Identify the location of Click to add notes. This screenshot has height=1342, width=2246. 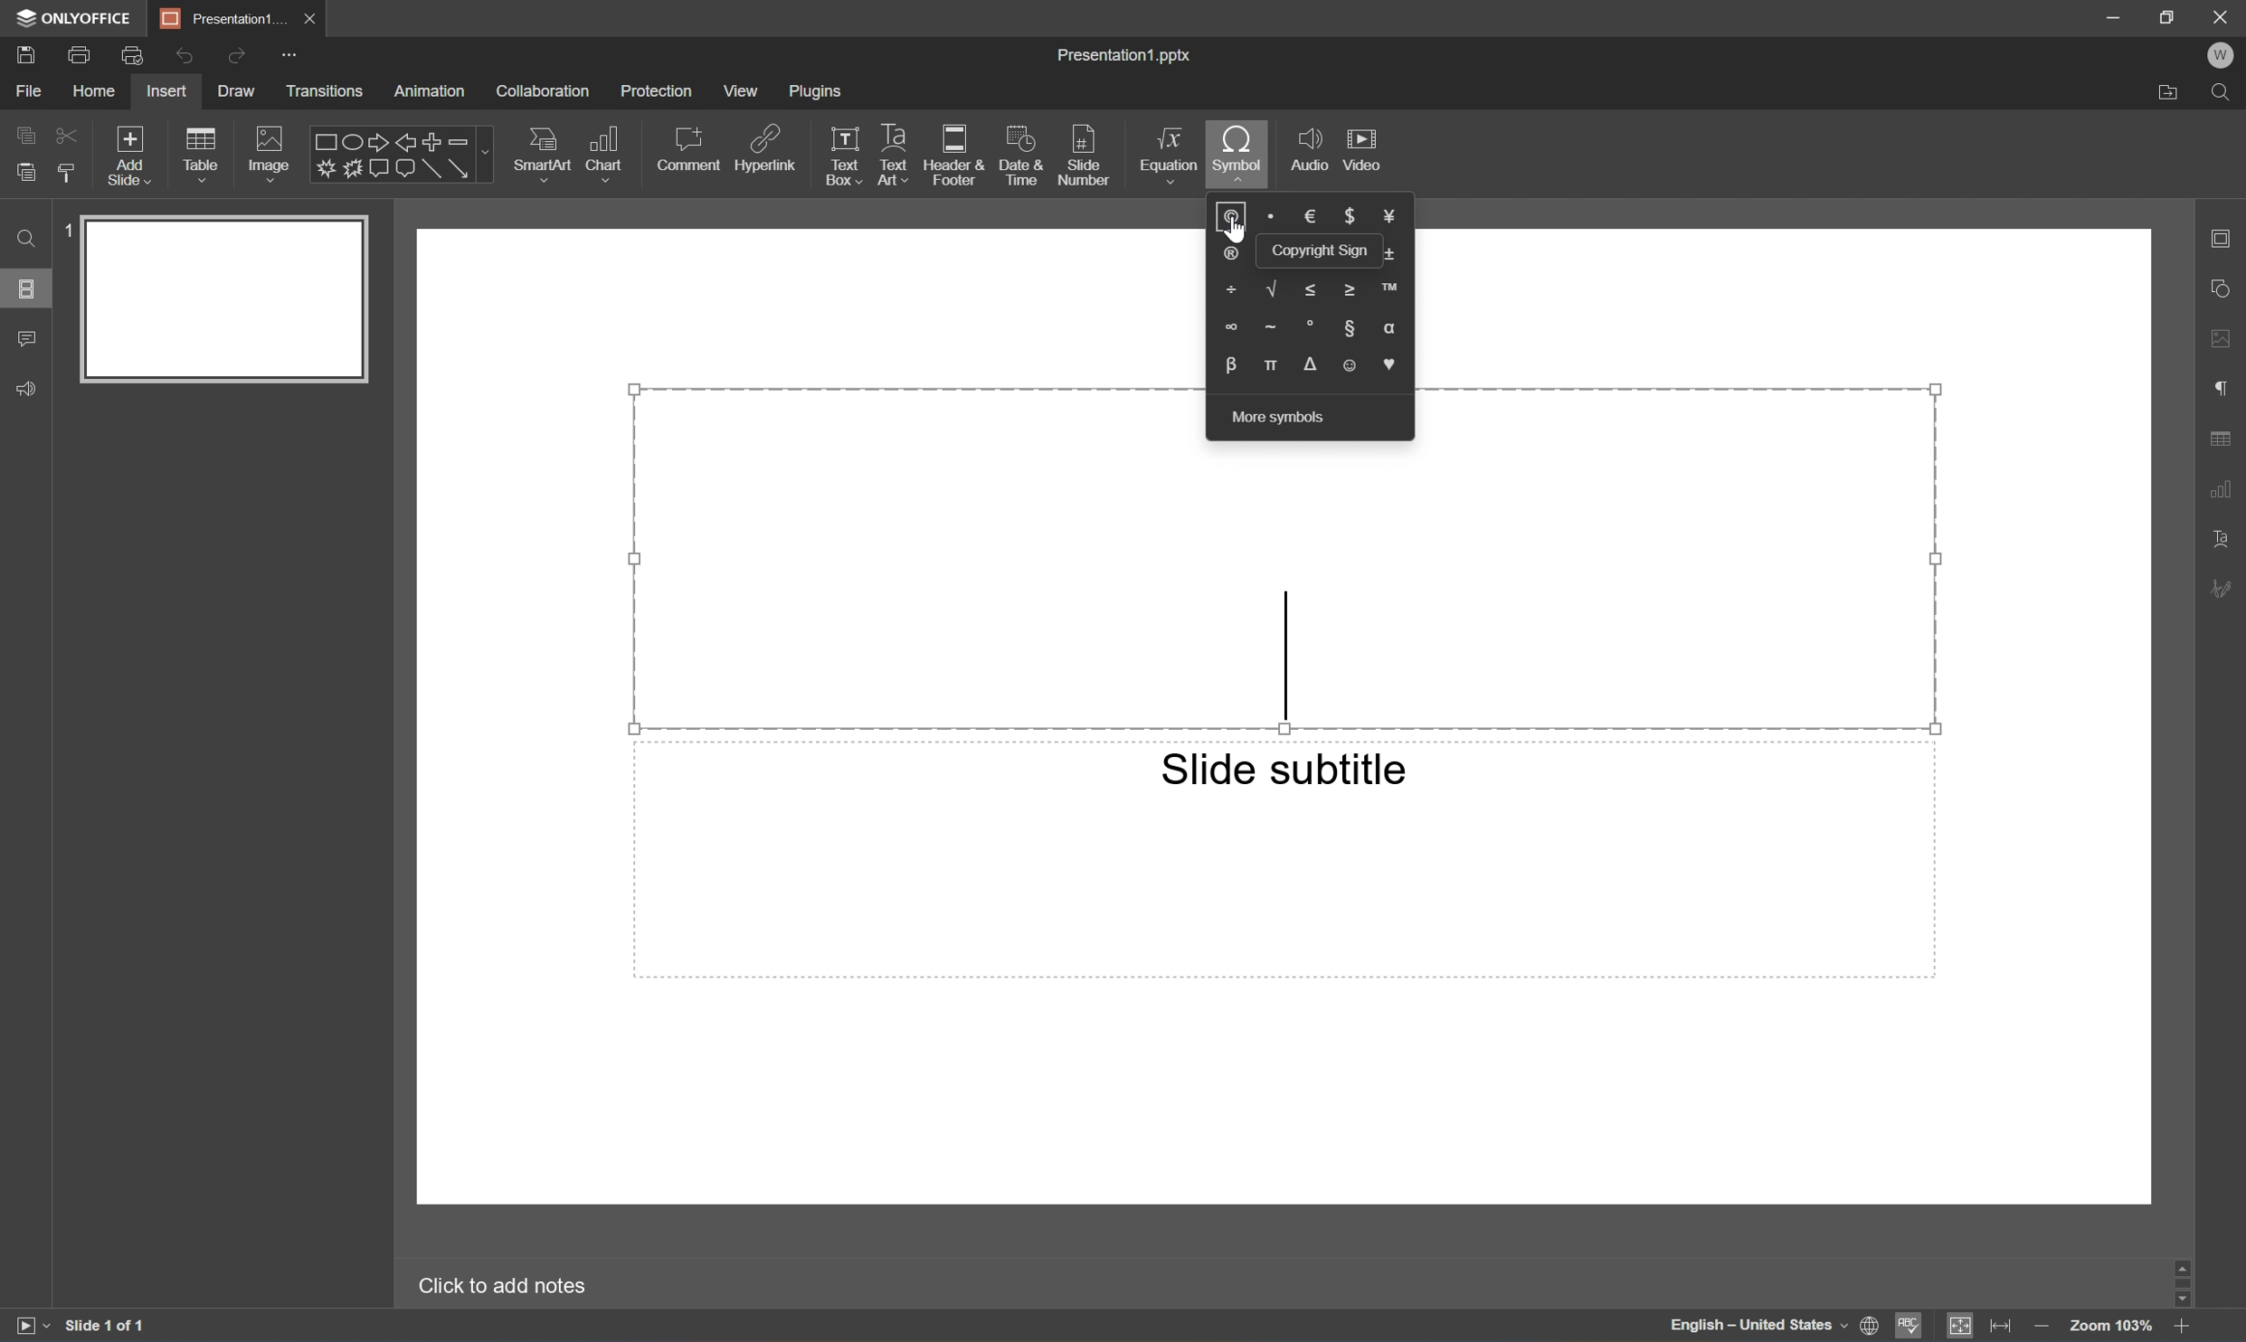
(501, 1281).